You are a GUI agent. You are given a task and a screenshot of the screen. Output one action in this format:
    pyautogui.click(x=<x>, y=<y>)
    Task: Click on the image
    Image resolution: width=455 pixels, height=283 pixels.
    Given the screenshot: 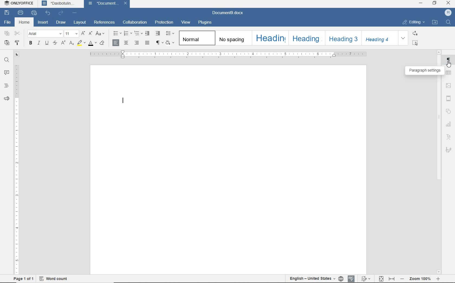 What is the action you would take?
    pyautogui.click(x=448, y=86)
    